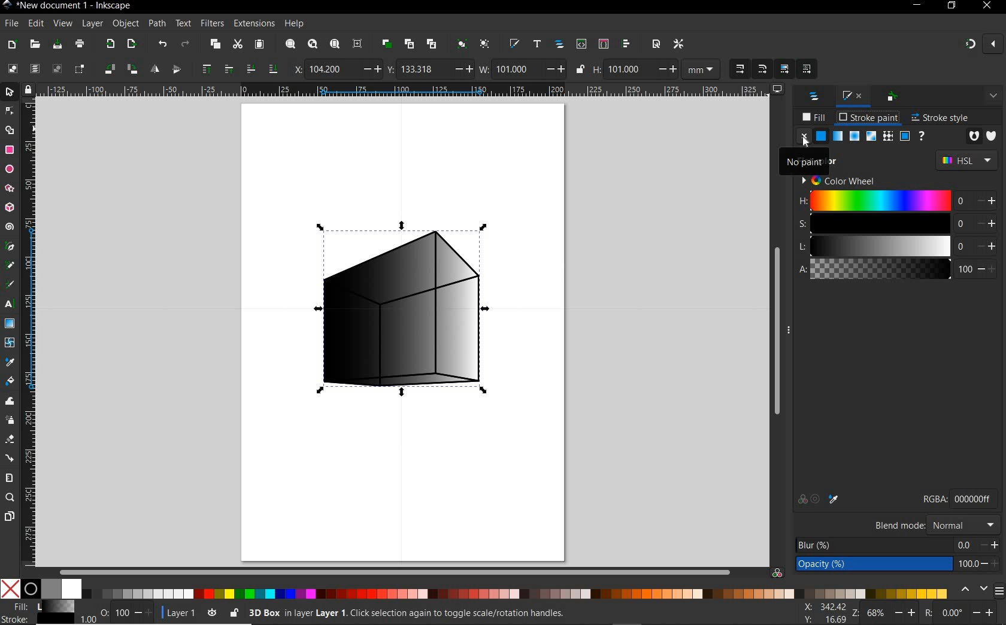 The height and width of the screenshot is (625, 1006). What do you see at coordinates (556, 69) in the screenshot?
I see `increase/decrease` at bounding box center [556, 69].